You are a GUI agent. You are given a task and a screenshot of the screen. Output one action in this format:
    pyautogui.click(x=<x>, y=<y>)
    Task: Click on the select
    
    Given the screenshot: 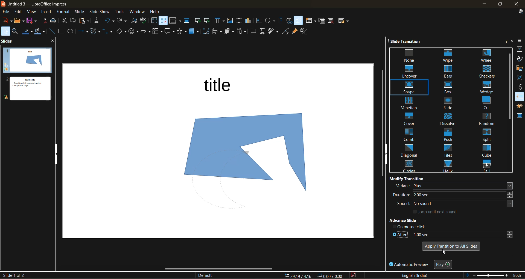 What is the action you would take?
    pyautogui.click(x=5, y=32)
    